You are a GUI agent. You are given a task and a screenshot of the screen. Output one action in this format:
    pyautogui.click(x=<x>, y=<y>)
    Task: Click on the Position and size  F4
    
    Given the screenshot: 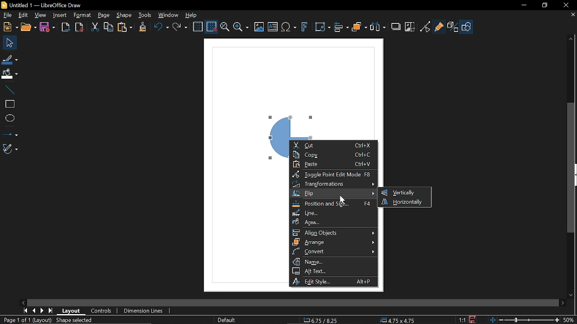 What is the action you would take?
    pyautogui.click(x=334, y=204)
    